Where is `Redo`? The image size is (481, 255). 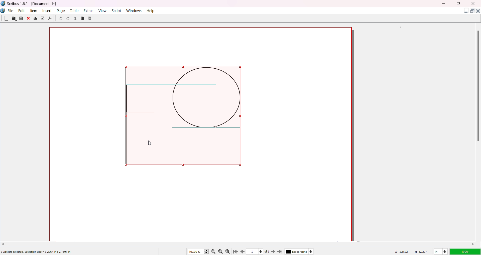
Redo is located at coordinates (69, 19).